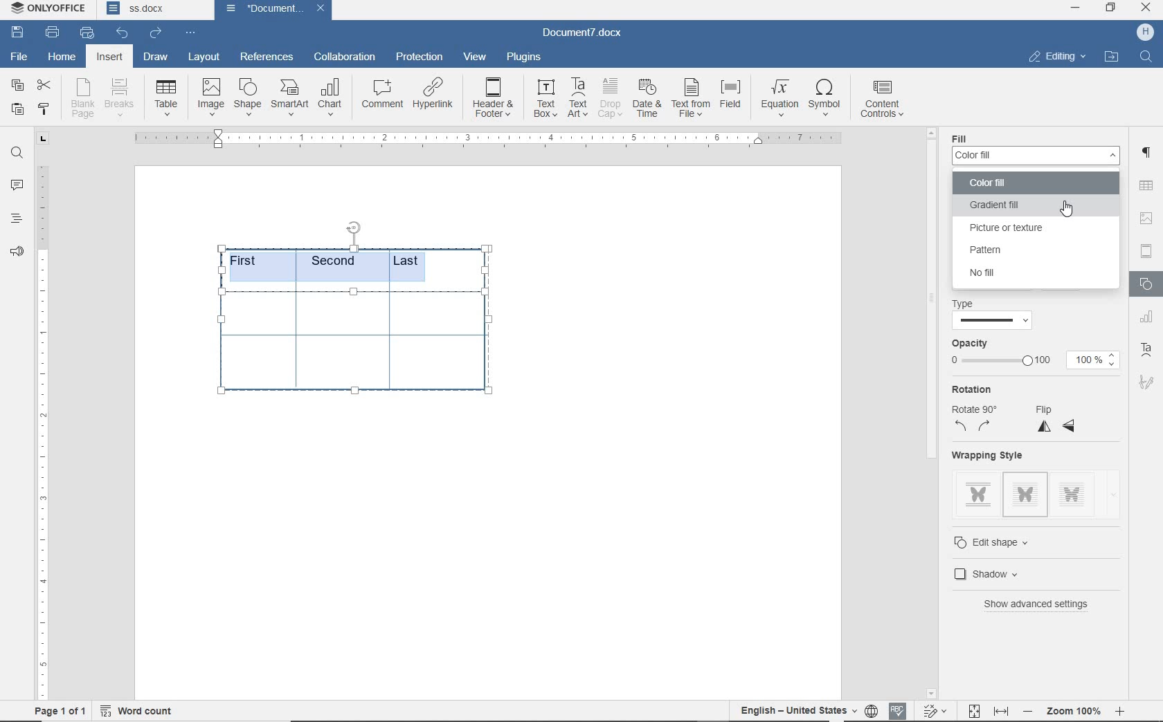 This screenshot has width=1163, height=722. I want to click on shape settings, so click(1144, 286).